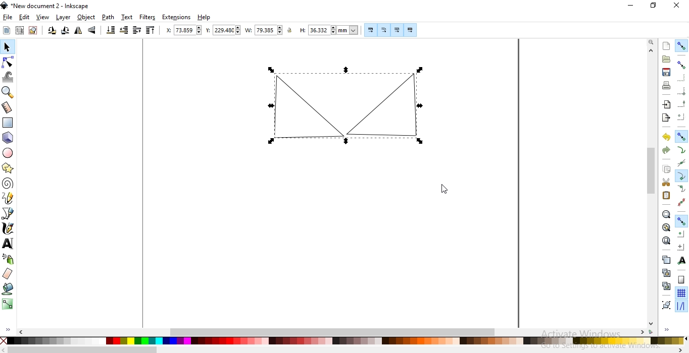  What do you see at coordinates (8, 64) in the screenshot?
I see `edit path by nodes` at bounding box center [8, 64].